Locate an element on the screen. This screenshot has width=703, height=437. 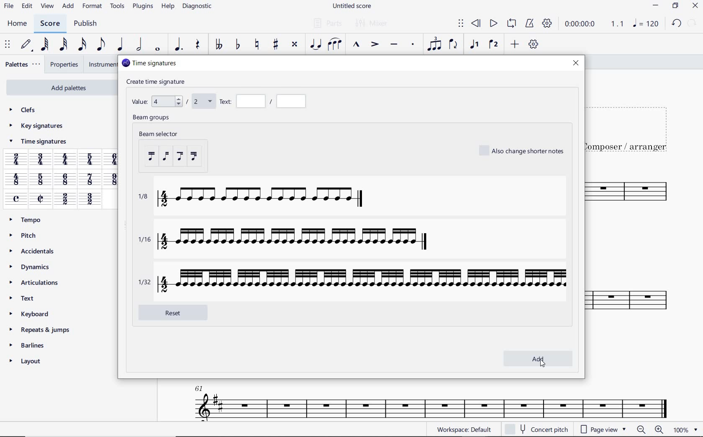
6/4 is located at coordinates (114, 159).